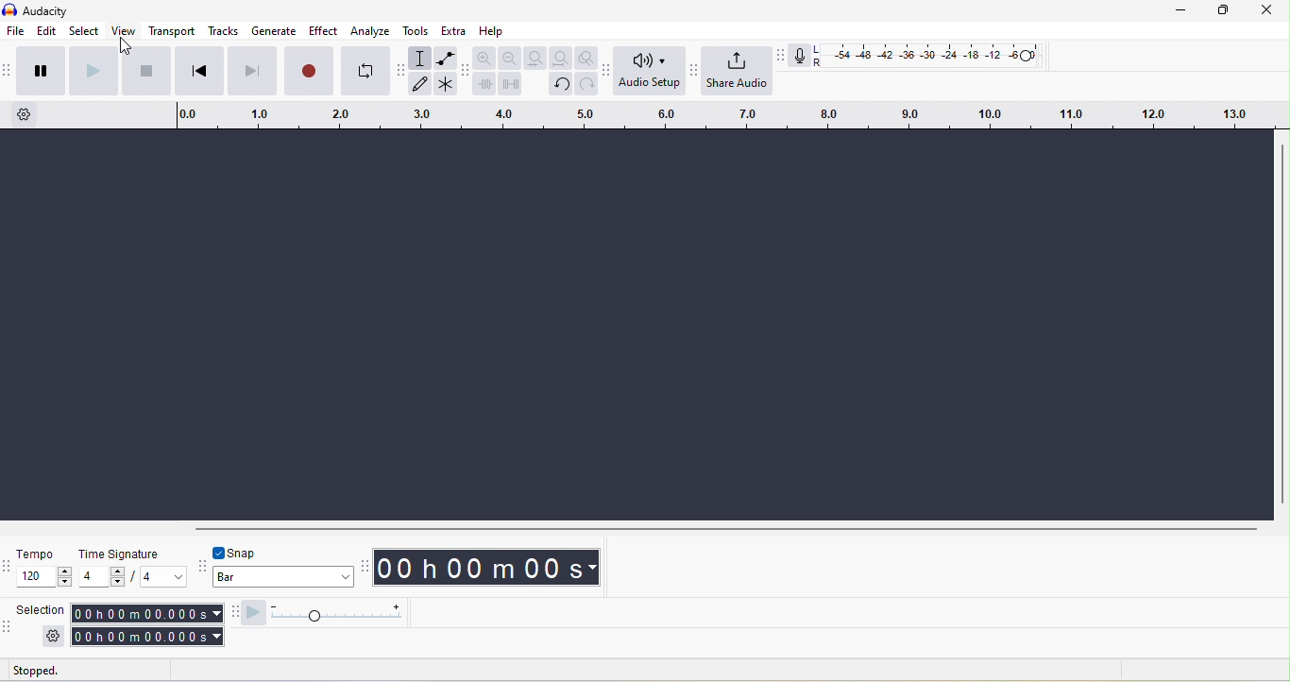 The height and width of the screenshot is (682, 1290). What do you see at coordinates (124, 30) in the screenshot?
I see `view` at bounding box center [124, 30].